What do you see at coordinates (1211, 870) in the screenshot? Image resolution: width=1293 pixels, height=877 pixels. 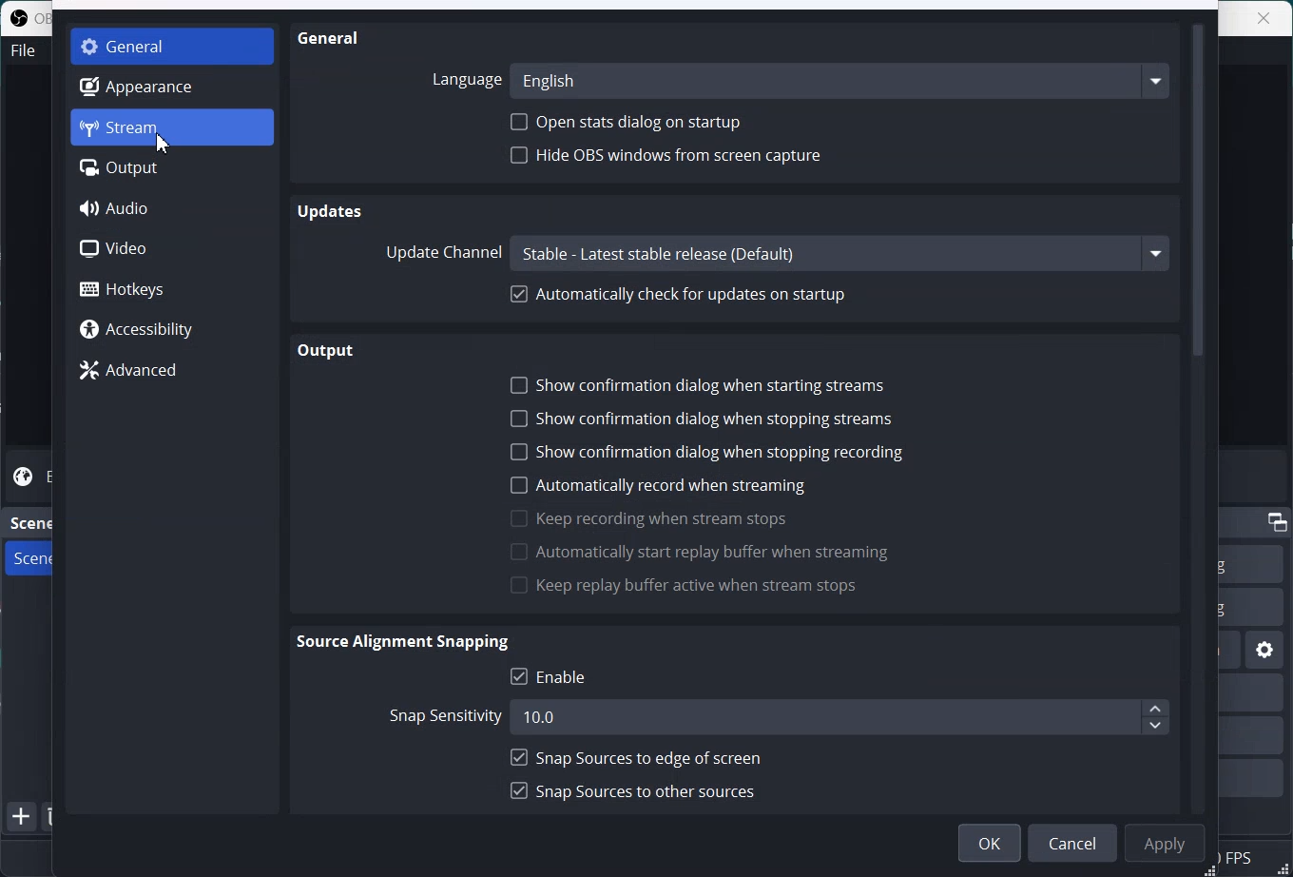 I see `Window adjuster` at bounding box center [1211, 870].